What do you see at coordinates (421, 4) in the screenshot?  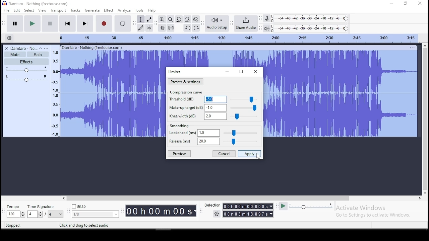 I see `close window` at bounding box center [421, 4].